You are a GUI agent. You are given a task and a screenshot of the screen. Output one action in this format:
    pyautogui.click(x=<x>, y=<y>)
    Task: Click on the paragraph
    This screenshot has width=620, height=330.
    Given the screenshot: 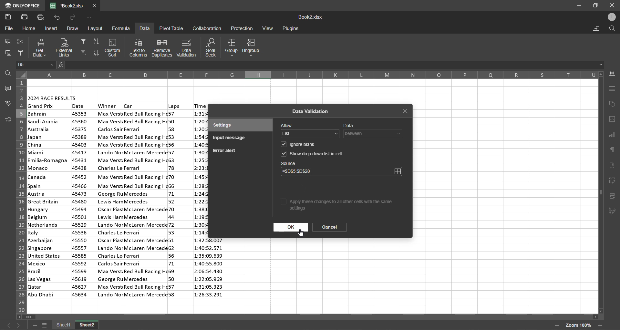 What is the action you would take?
    pyautogui.click(x=614, y=149)
    